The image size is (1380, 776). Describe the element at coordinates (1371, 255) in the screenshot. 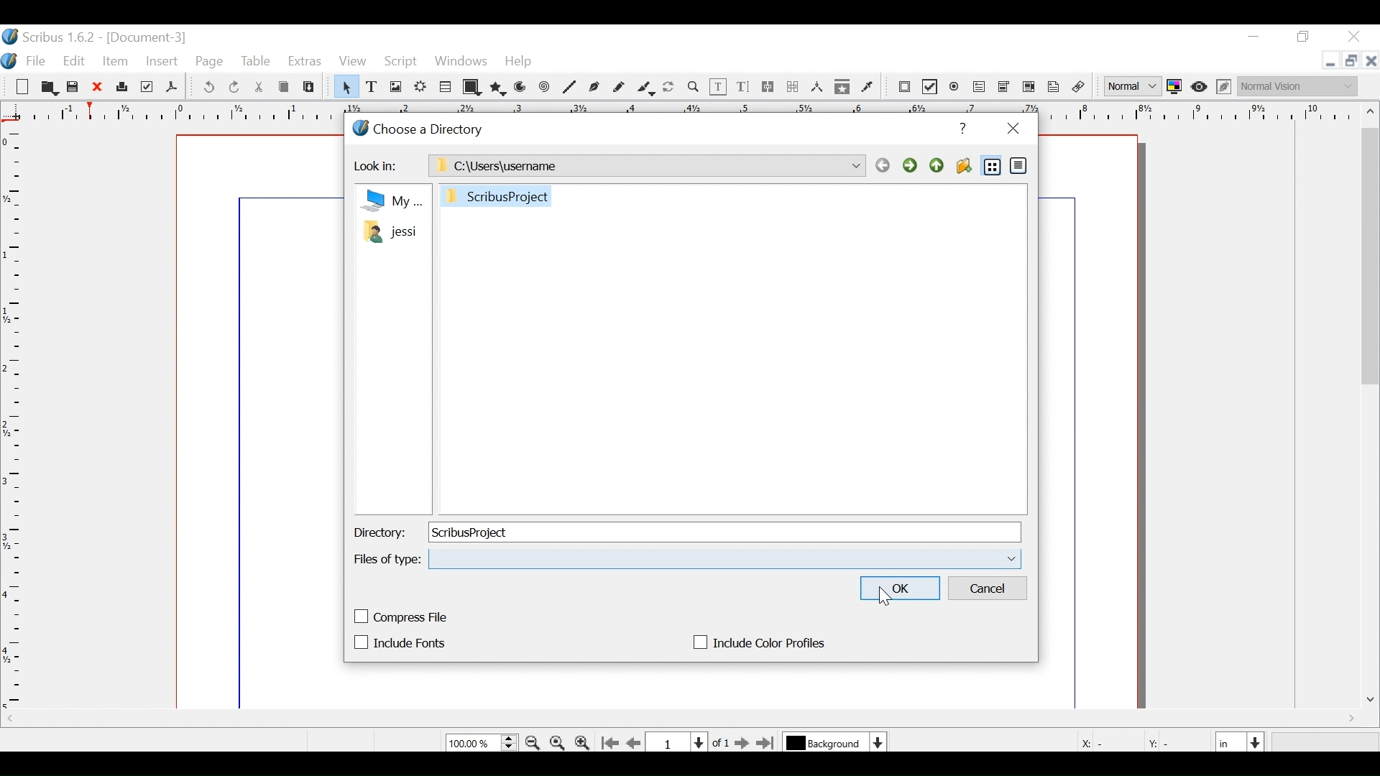

I see `Vertical Scroll bar` at that location.